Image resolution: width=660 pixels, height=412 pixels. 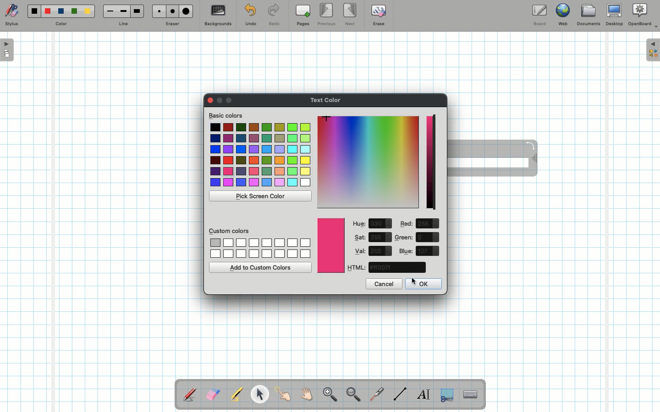 I want to click on Colors, so click(x=259, y=156).